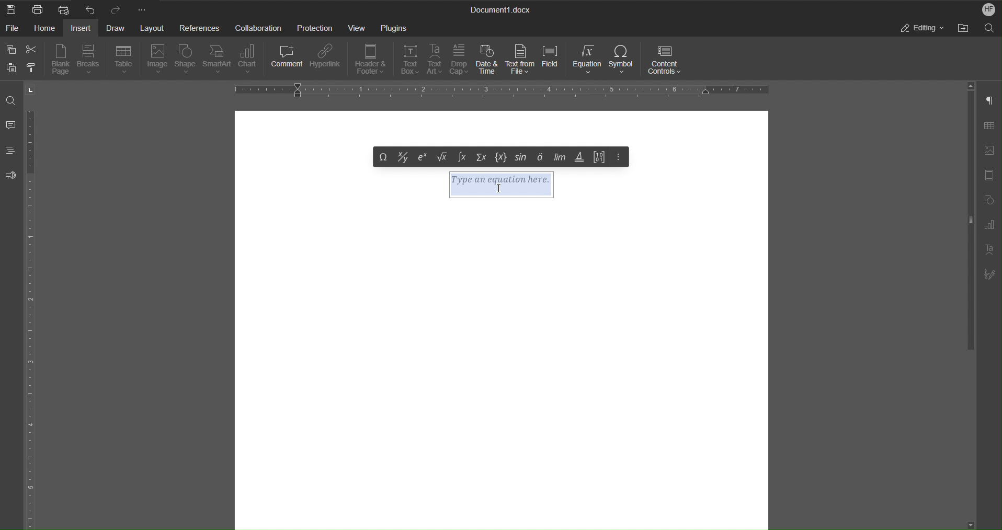 The image size is (1002, 530). I want to click on Headings, so click(12, 151).